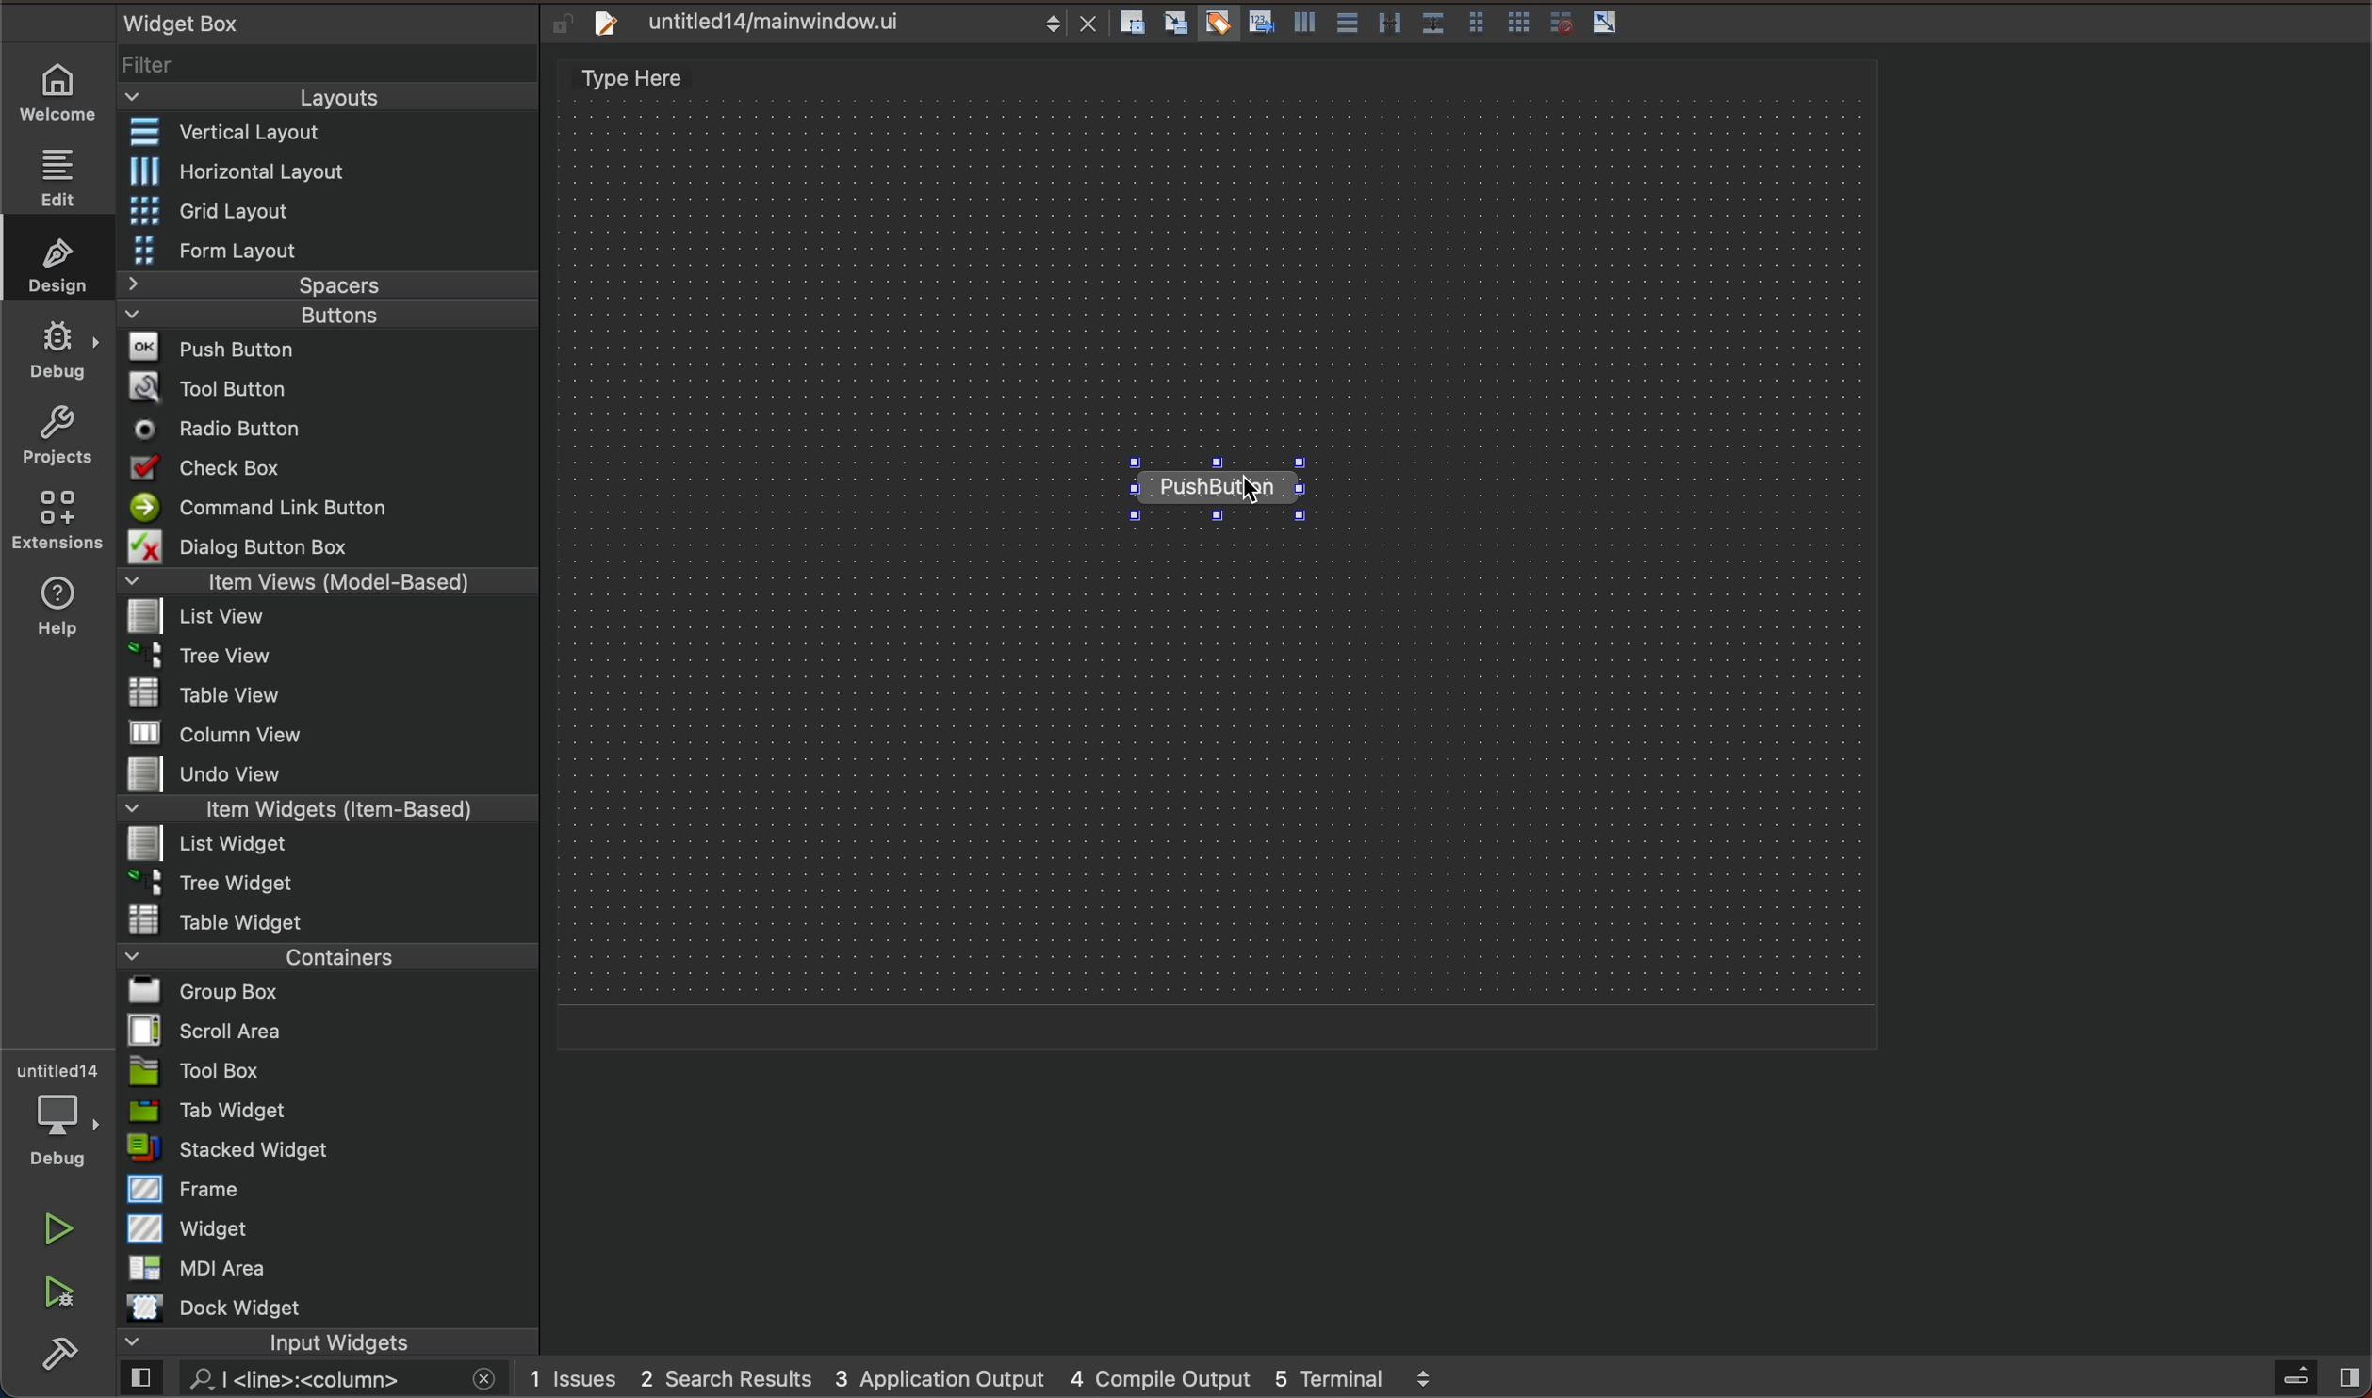  Describe the element at coordinates (1256, 499) in the screenshot. I see `cursor` at that location.